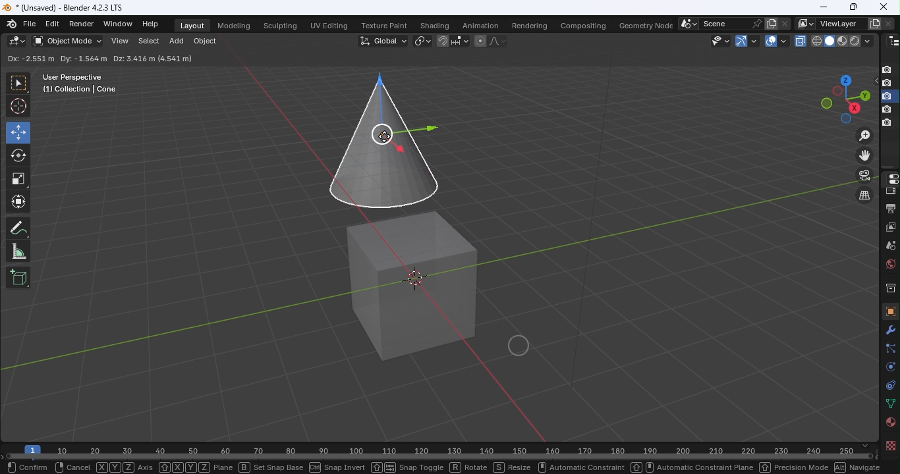 The image size is (900, 474). What do you see at coordinates (863, 95) in the screenshot?
I see `Rotate the view` at bounding box center [863, 95].